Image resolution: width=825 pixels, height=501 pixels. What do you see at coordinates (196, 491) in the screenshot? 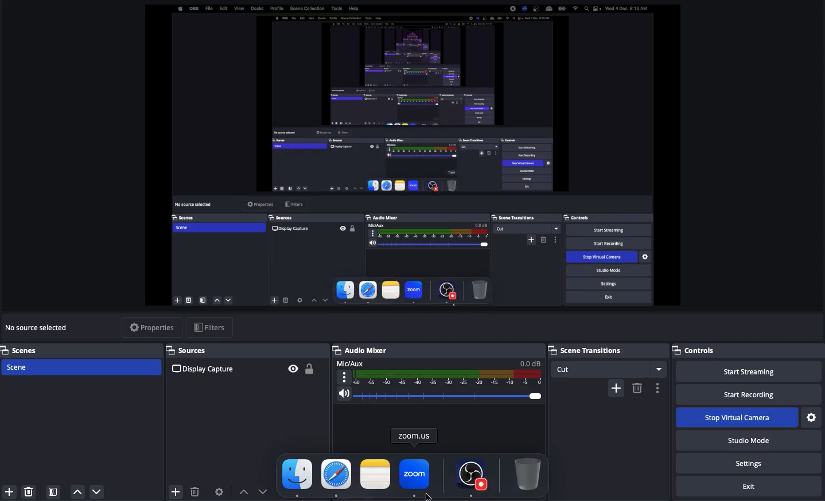
I see `delete` at bounding box center [196, 491].